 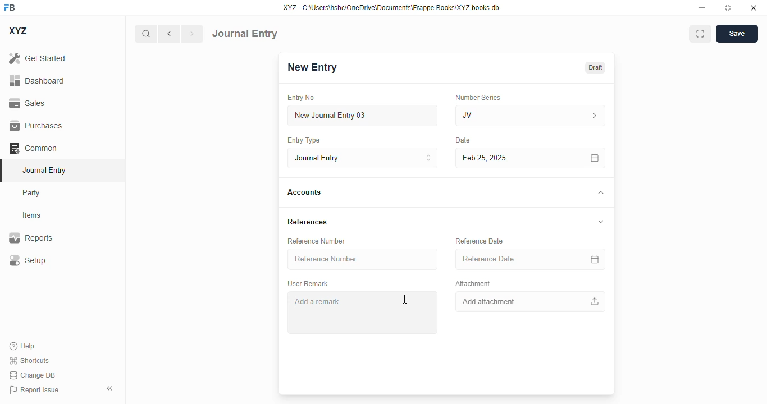 What do you see at coordinates (308, 283) in the screenshot?
I see `user remark` at bounding box center [308, 283].